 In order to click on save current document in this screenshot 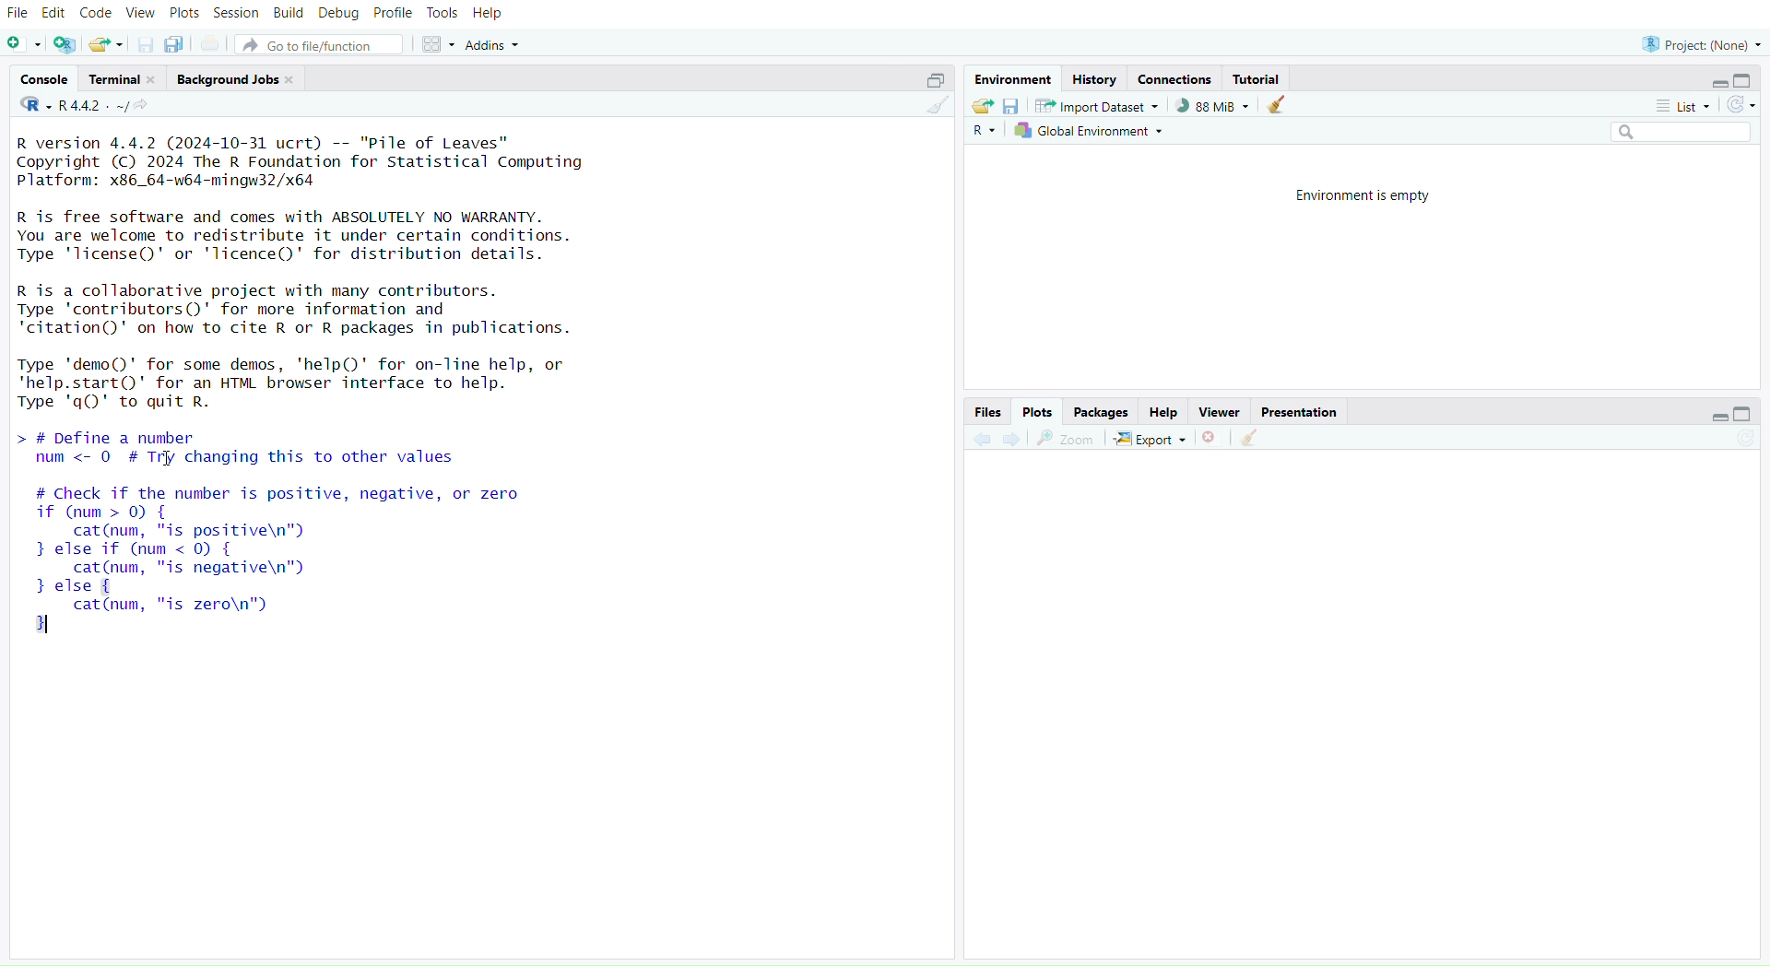, I will do `click(145, 46)`.